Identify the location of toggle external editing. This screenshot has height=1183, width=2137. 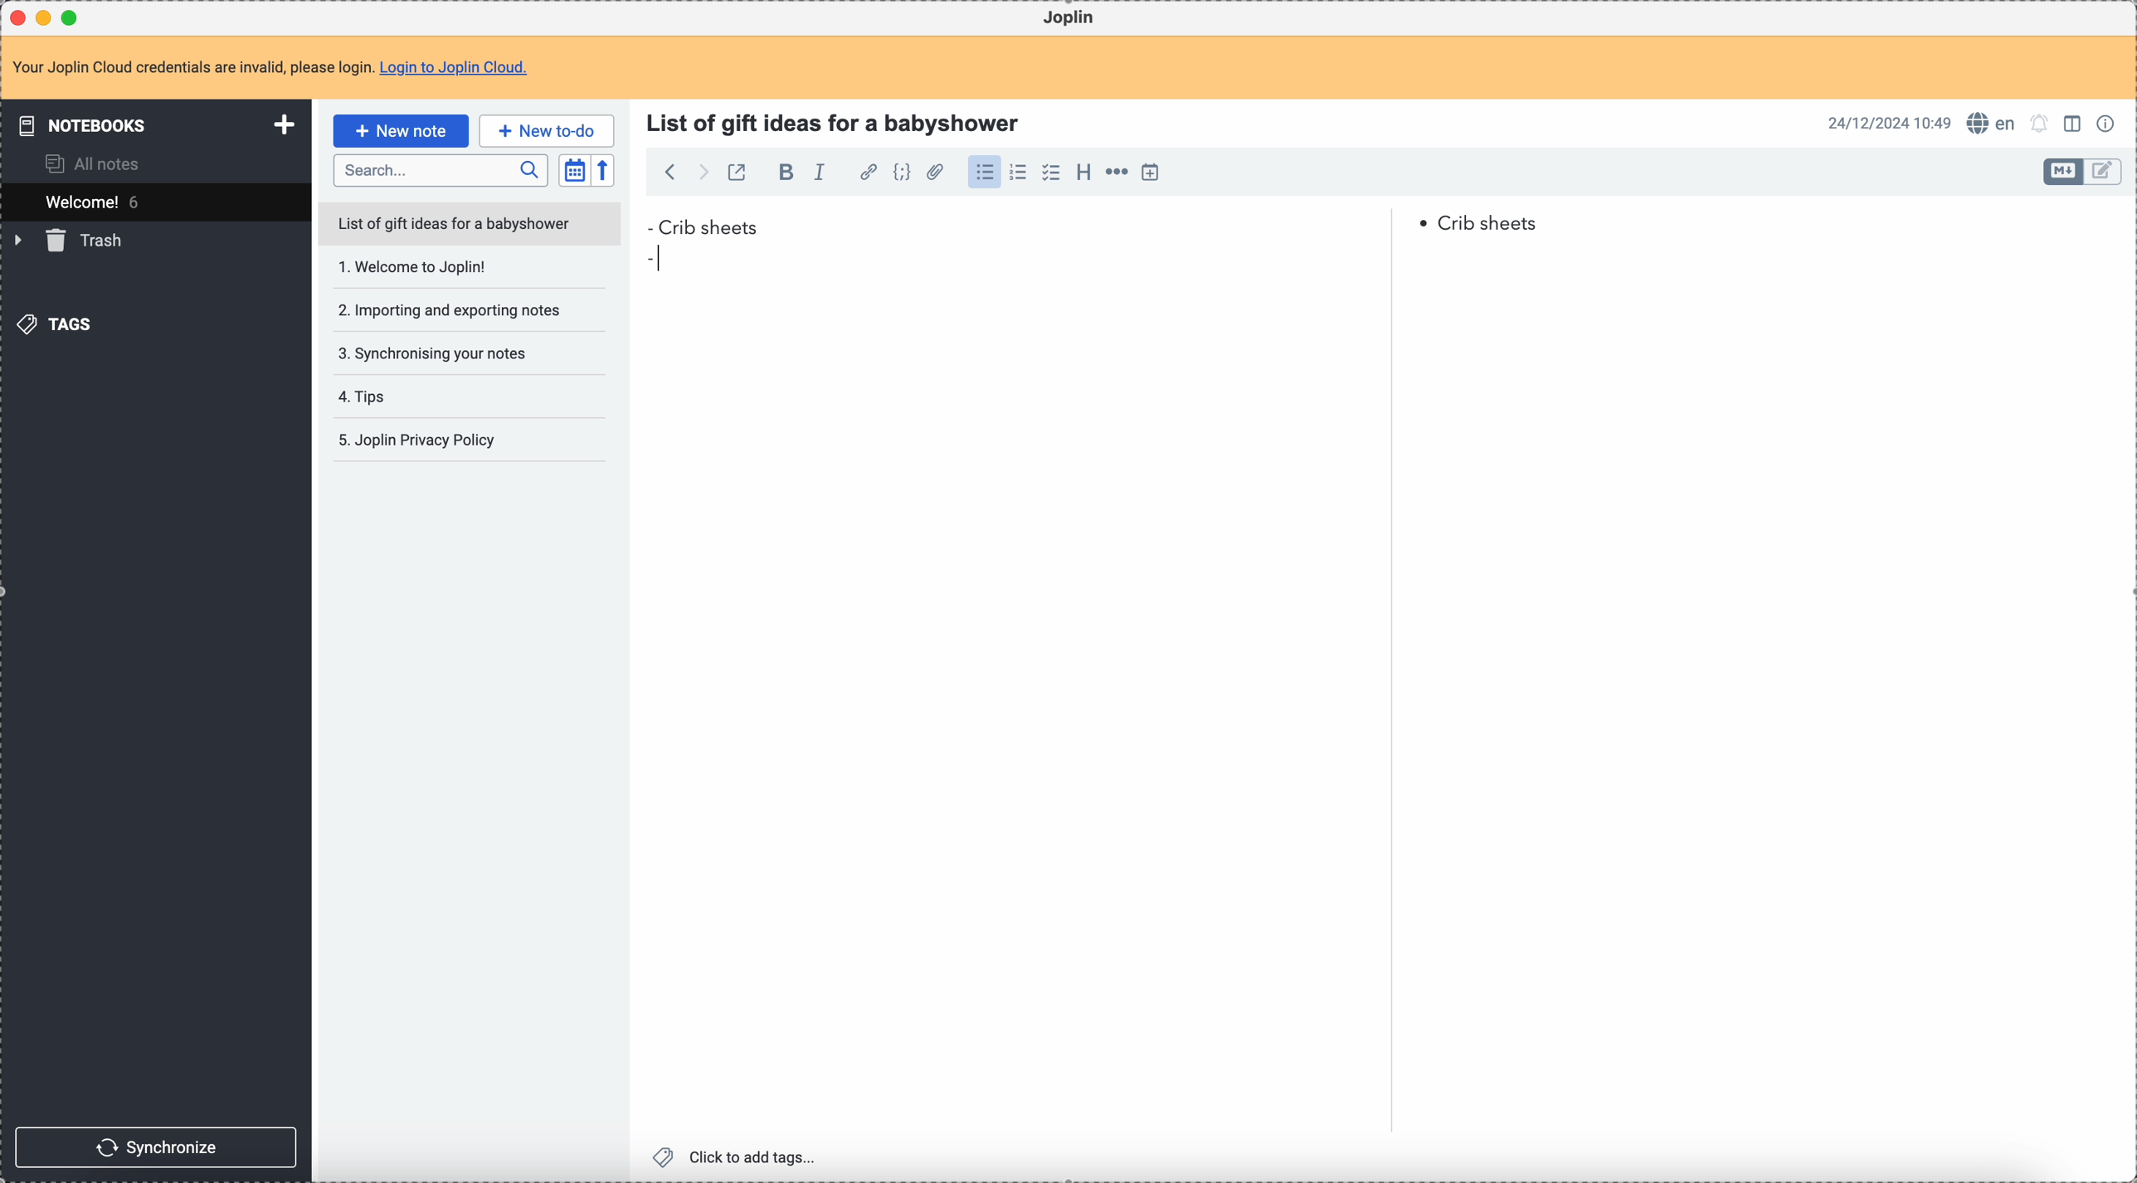
(736, 172).